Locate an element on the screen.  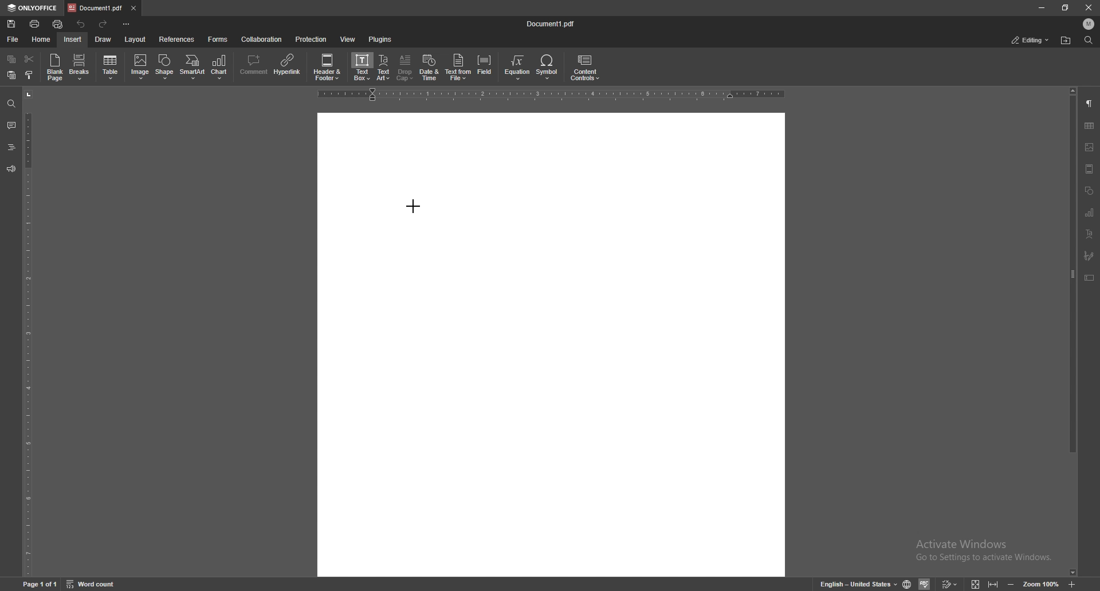
symbol is located at coordinates (548, 68).